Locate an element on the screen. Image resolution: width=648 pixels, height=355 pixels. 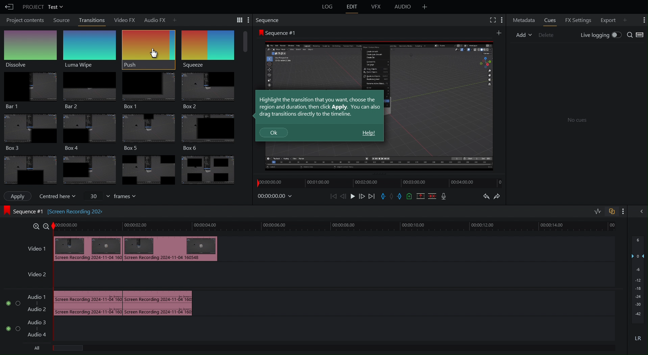
Squeeze is located at coordinates (206, 49).